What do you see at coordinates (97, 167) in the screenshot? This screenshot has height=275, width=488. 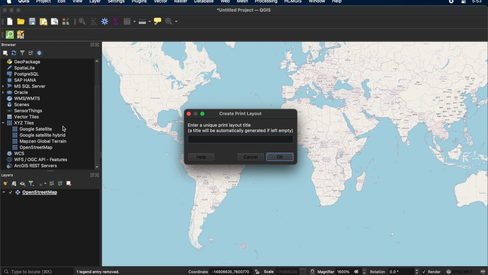 I see `scroll down arrow` at bounding box center [97, 167].